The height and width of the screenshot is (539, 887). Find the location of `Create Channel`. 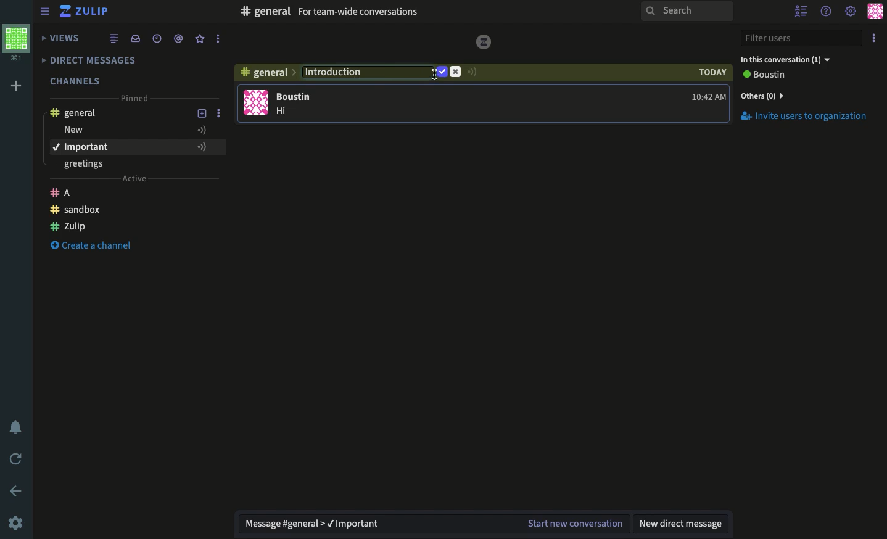

Create Channel is located at coordinates (101, 249).